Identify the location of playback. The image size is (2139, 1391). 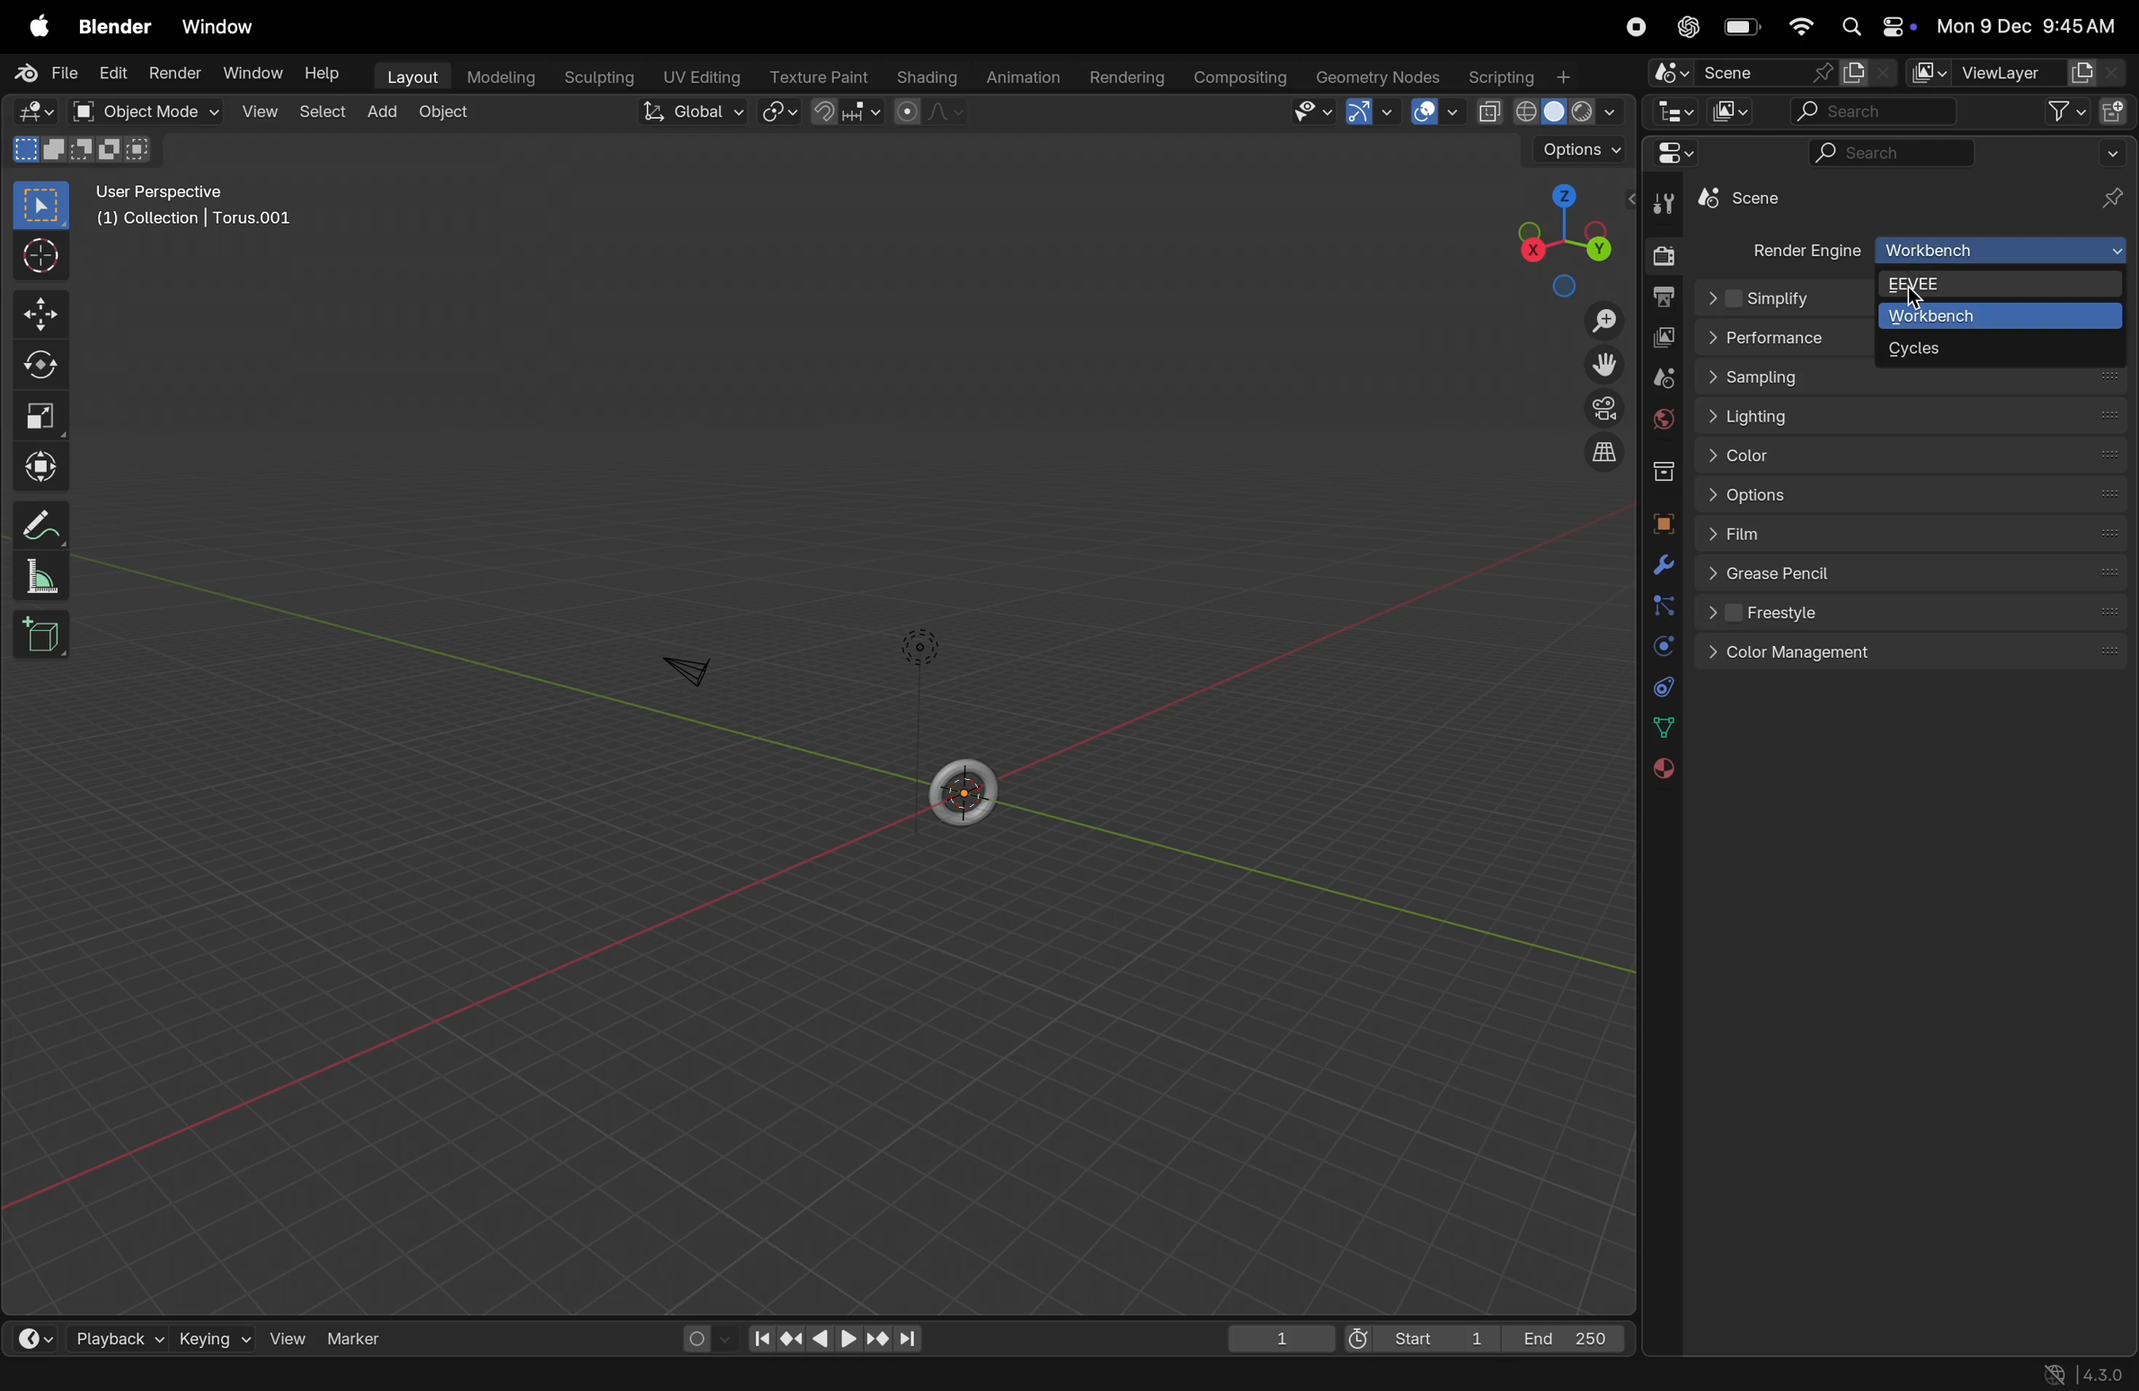
(112, 1340).